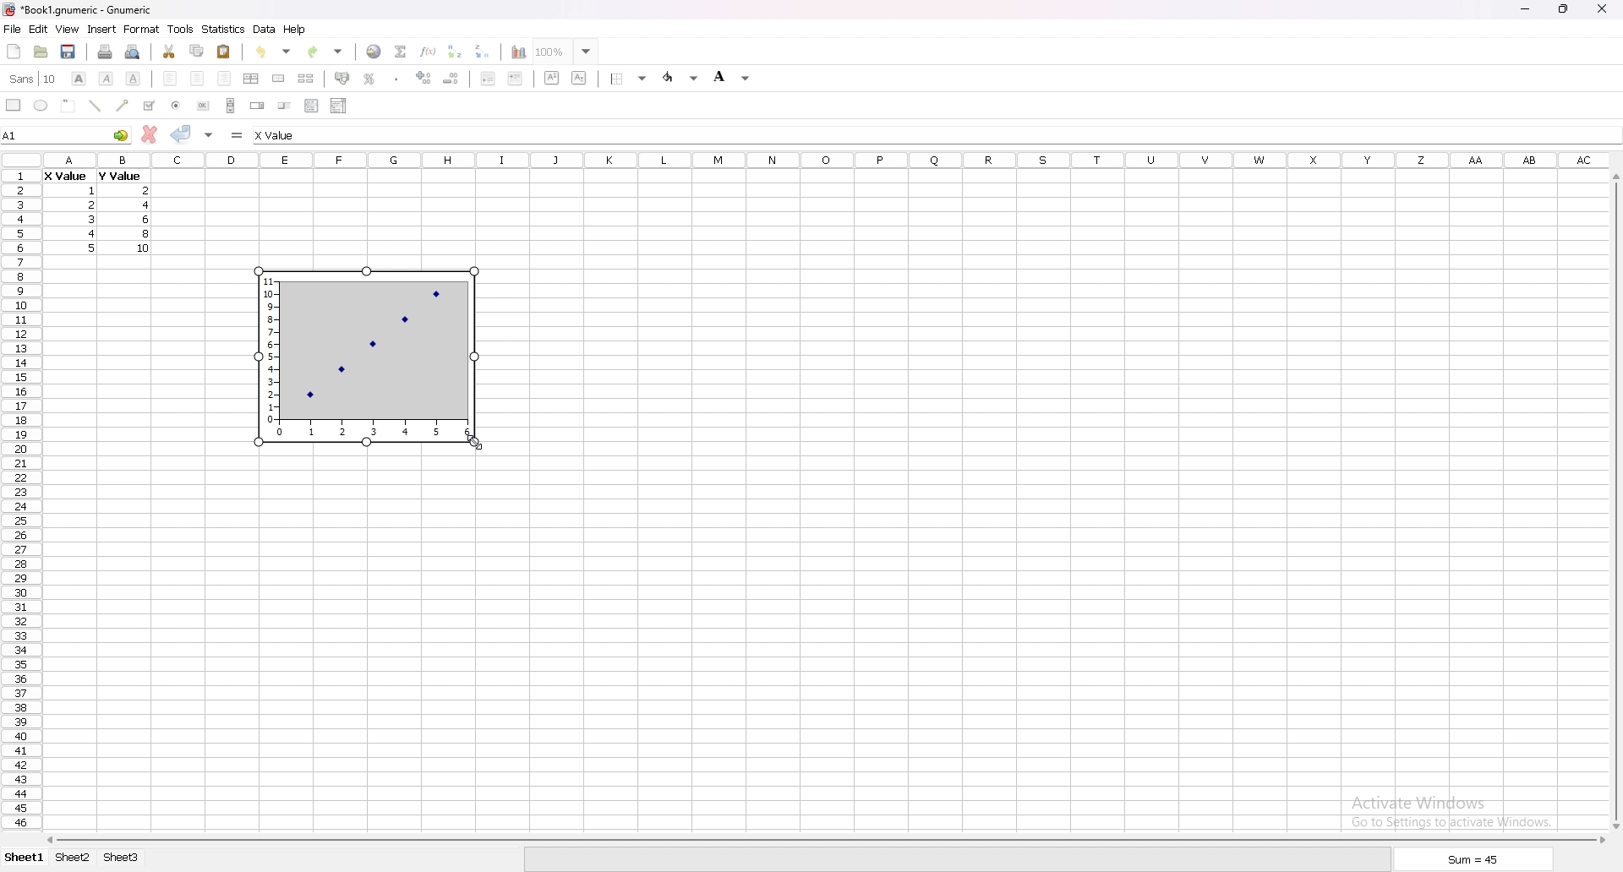 The height and width of the screenshot is (872, 1623). What do you see at coordinates (147, 190) in the screenshot?
I see `value` at bounding box center [147, 190].